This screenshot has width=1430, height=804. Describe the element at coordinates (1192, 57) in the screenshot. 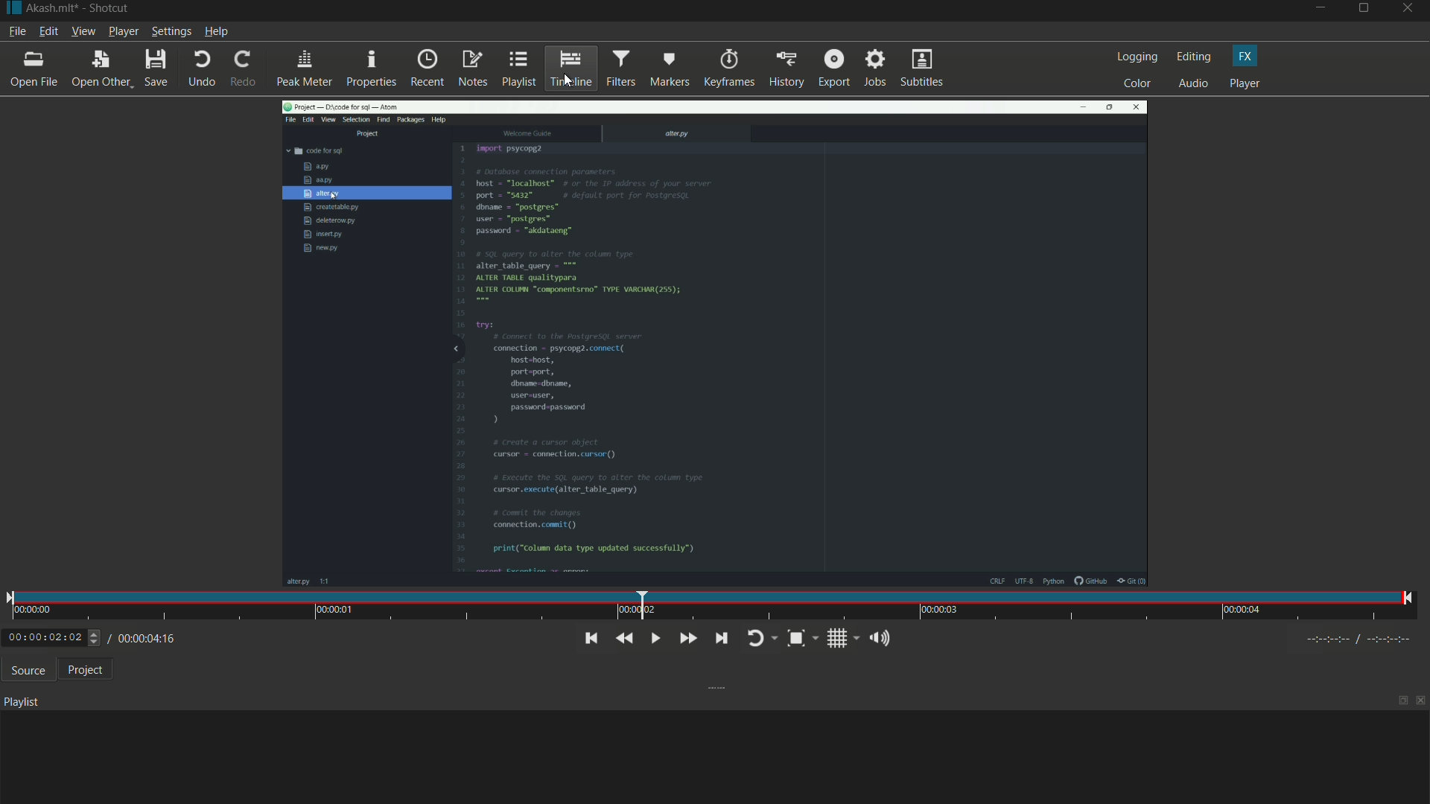

I see `editing` at that location.